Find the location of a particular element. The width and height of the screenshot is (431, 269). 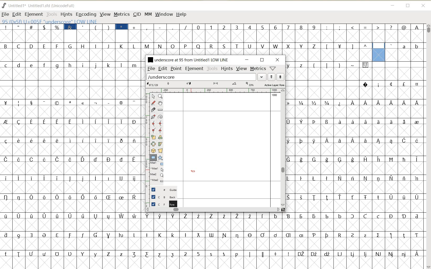

95 (0X5f) U+005F "underscore" LOW LINE is located at coordinates (49, 22).